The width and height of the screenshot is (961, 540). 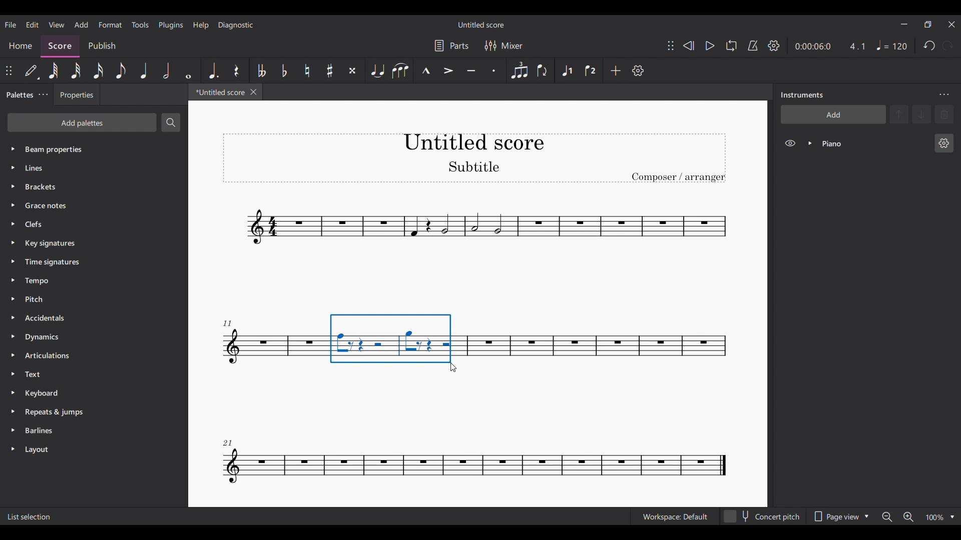 I want to click on Tuplet, so click(x=520, y=70).